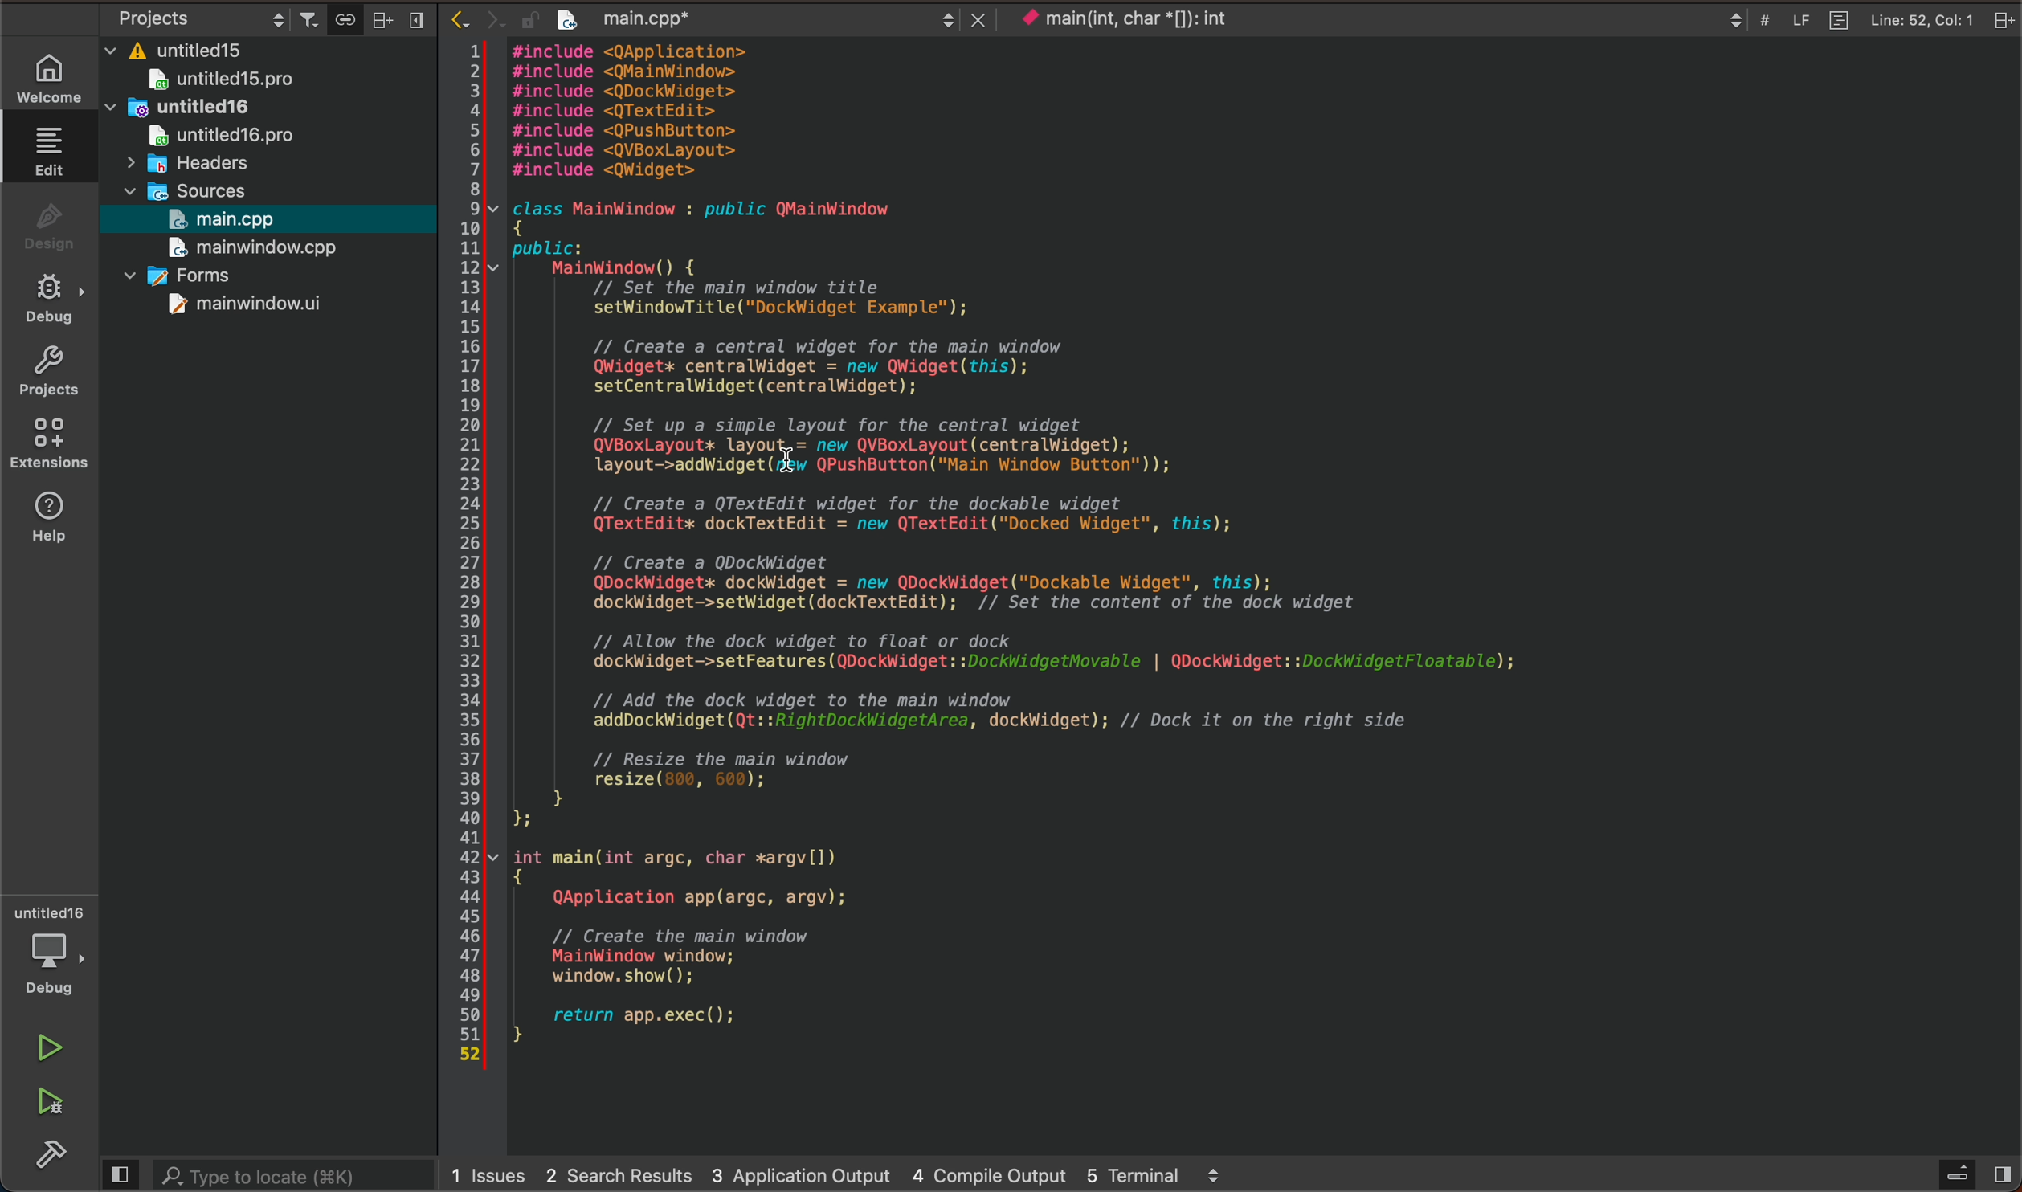  I want to click on updated code, so click(1114, 559).